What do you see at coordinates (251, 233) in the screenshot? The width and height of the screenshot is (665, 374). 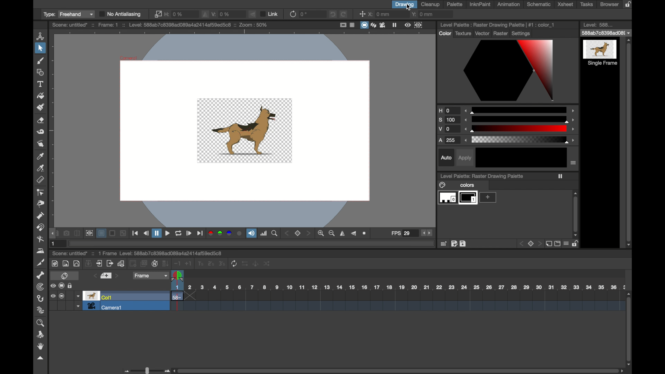 I see `soundtrack` at bounding box center [251, 233].